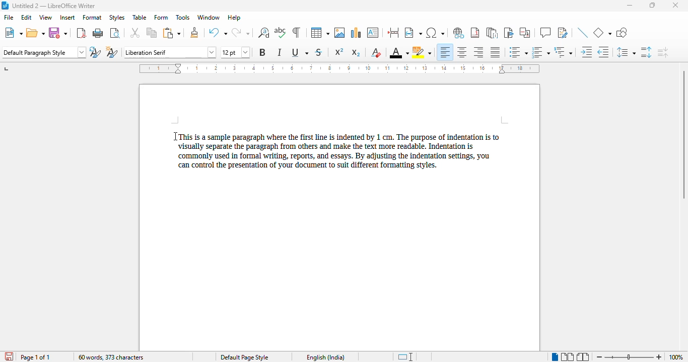 This screenshot has width=688, height=362. Describe the element at coordinates (582, 357) in the screenshot. I see `book view` at that location.